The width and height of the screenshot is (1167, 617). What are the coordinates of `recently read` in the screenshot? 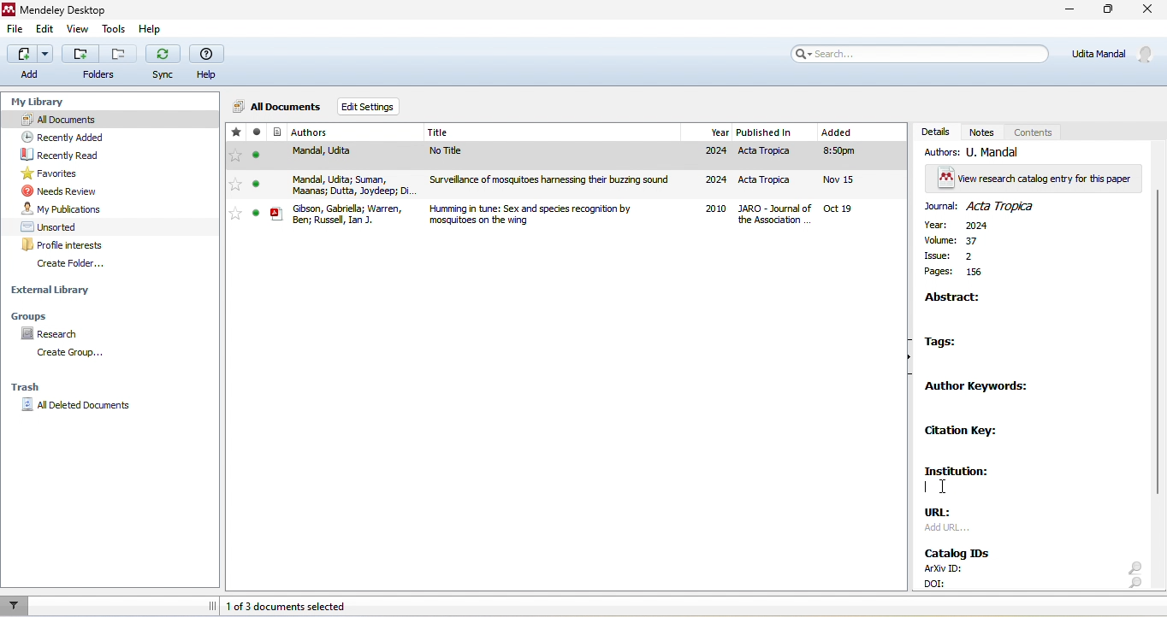 It's located at (77, 155).